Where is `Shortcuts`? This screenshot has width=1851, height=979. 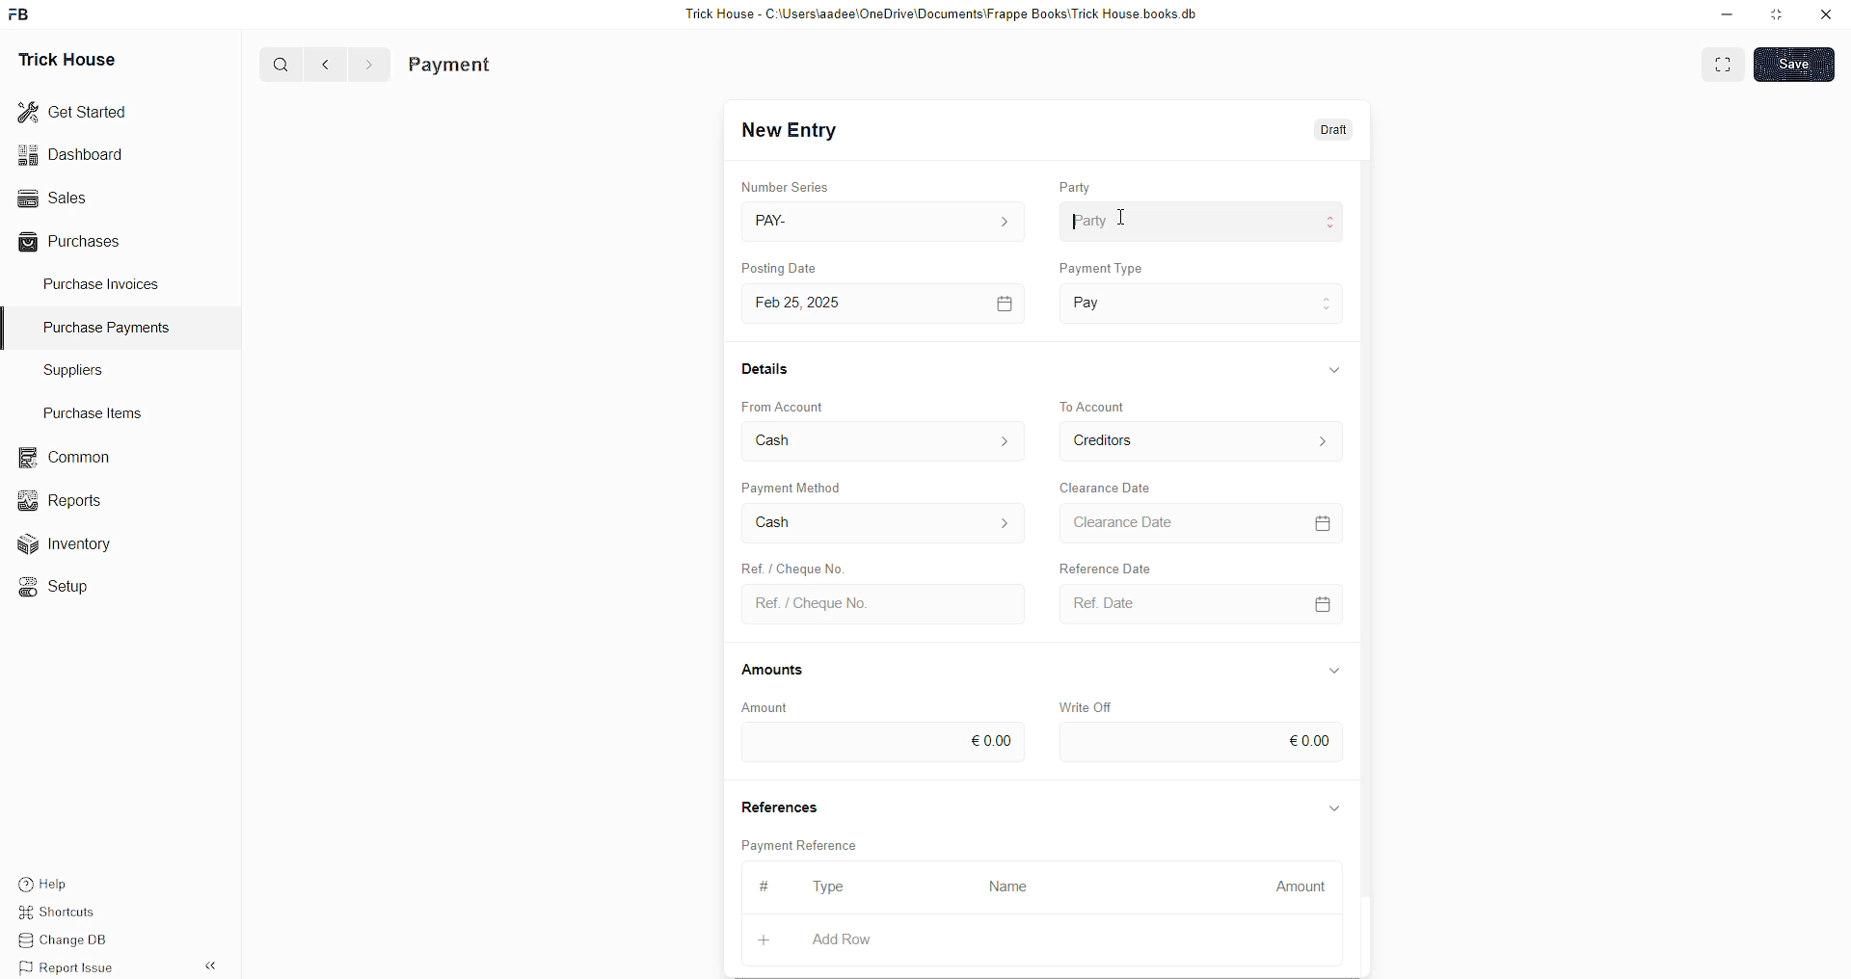 Shortcuts is located at coordinates (68, 914).